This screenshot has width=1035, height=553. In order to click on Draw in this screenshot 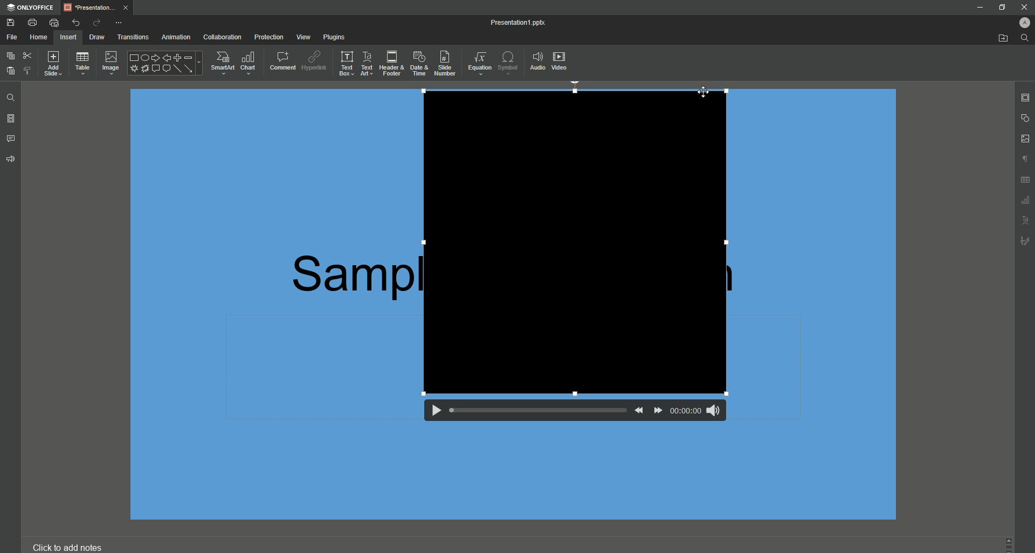, I will do `click(98, 37)`.